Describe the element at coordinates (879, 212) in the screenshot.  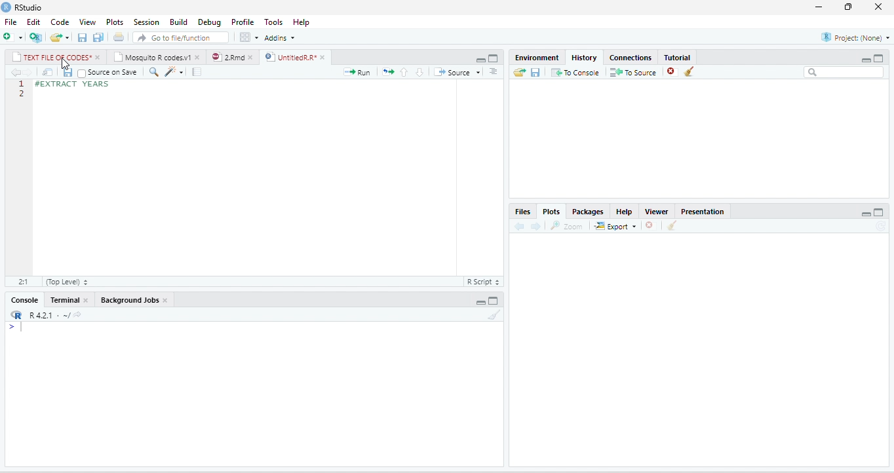
I see `maximize` at that location.